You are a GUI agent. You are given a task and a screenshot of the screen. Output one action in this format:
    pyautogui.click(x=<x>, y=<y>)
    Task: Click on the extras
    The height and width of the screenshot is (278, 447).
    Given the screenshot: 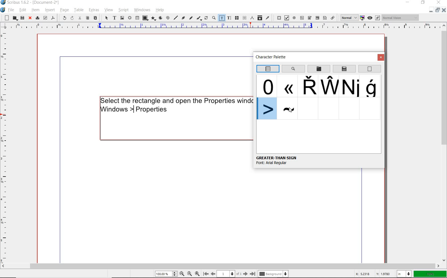 What is the action you would take?
    pyautogui.click(x=95, y=10)
    